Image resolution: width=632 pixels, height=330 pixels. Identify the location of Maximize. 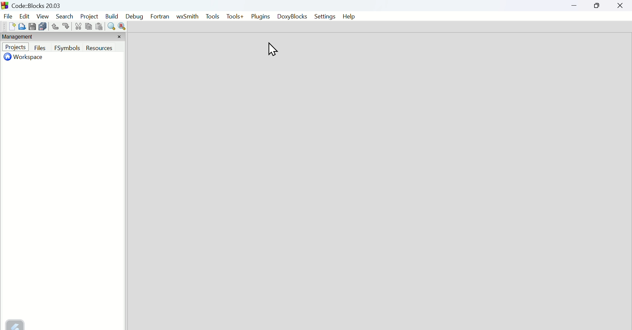
(597, 5).